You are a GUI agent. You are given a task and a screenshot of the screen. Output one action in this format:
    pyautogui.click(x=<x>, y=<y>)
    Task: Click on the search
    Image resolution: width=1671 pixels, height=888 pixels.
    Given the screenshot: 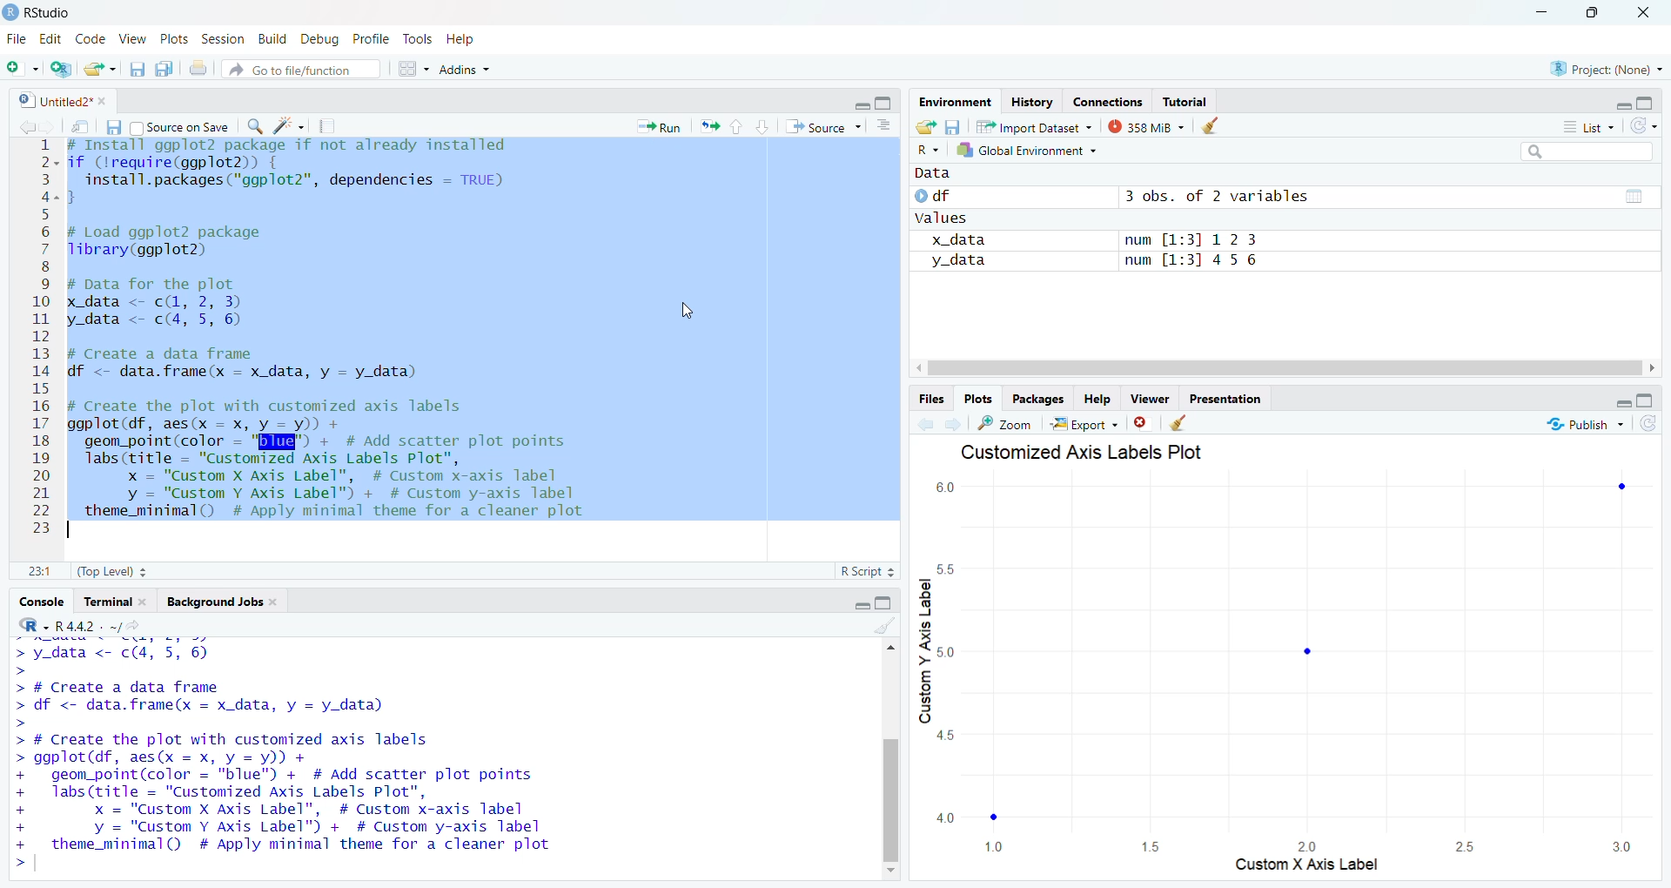 What is the action you would take?
    pyautogui.click(x=258, y=129)
    